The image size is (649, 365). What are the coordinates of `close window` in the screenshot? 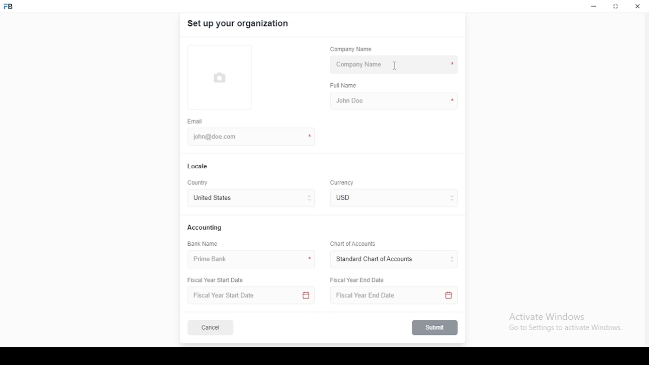 It's located at (636, 6).